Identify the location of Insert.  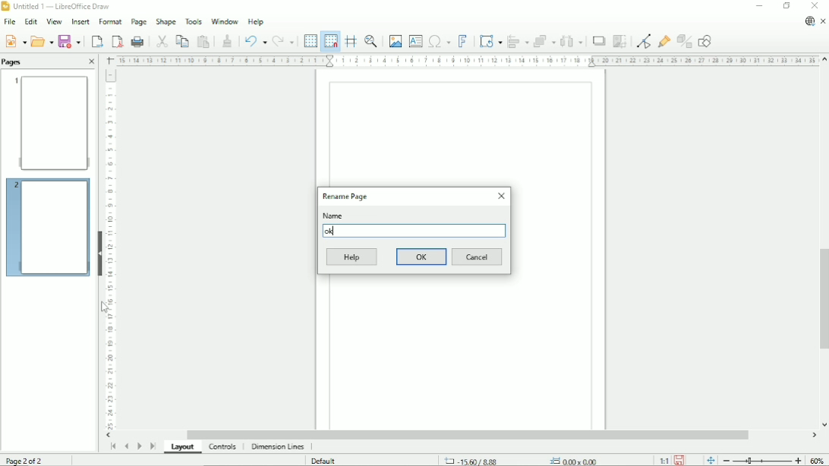
(79, 22).